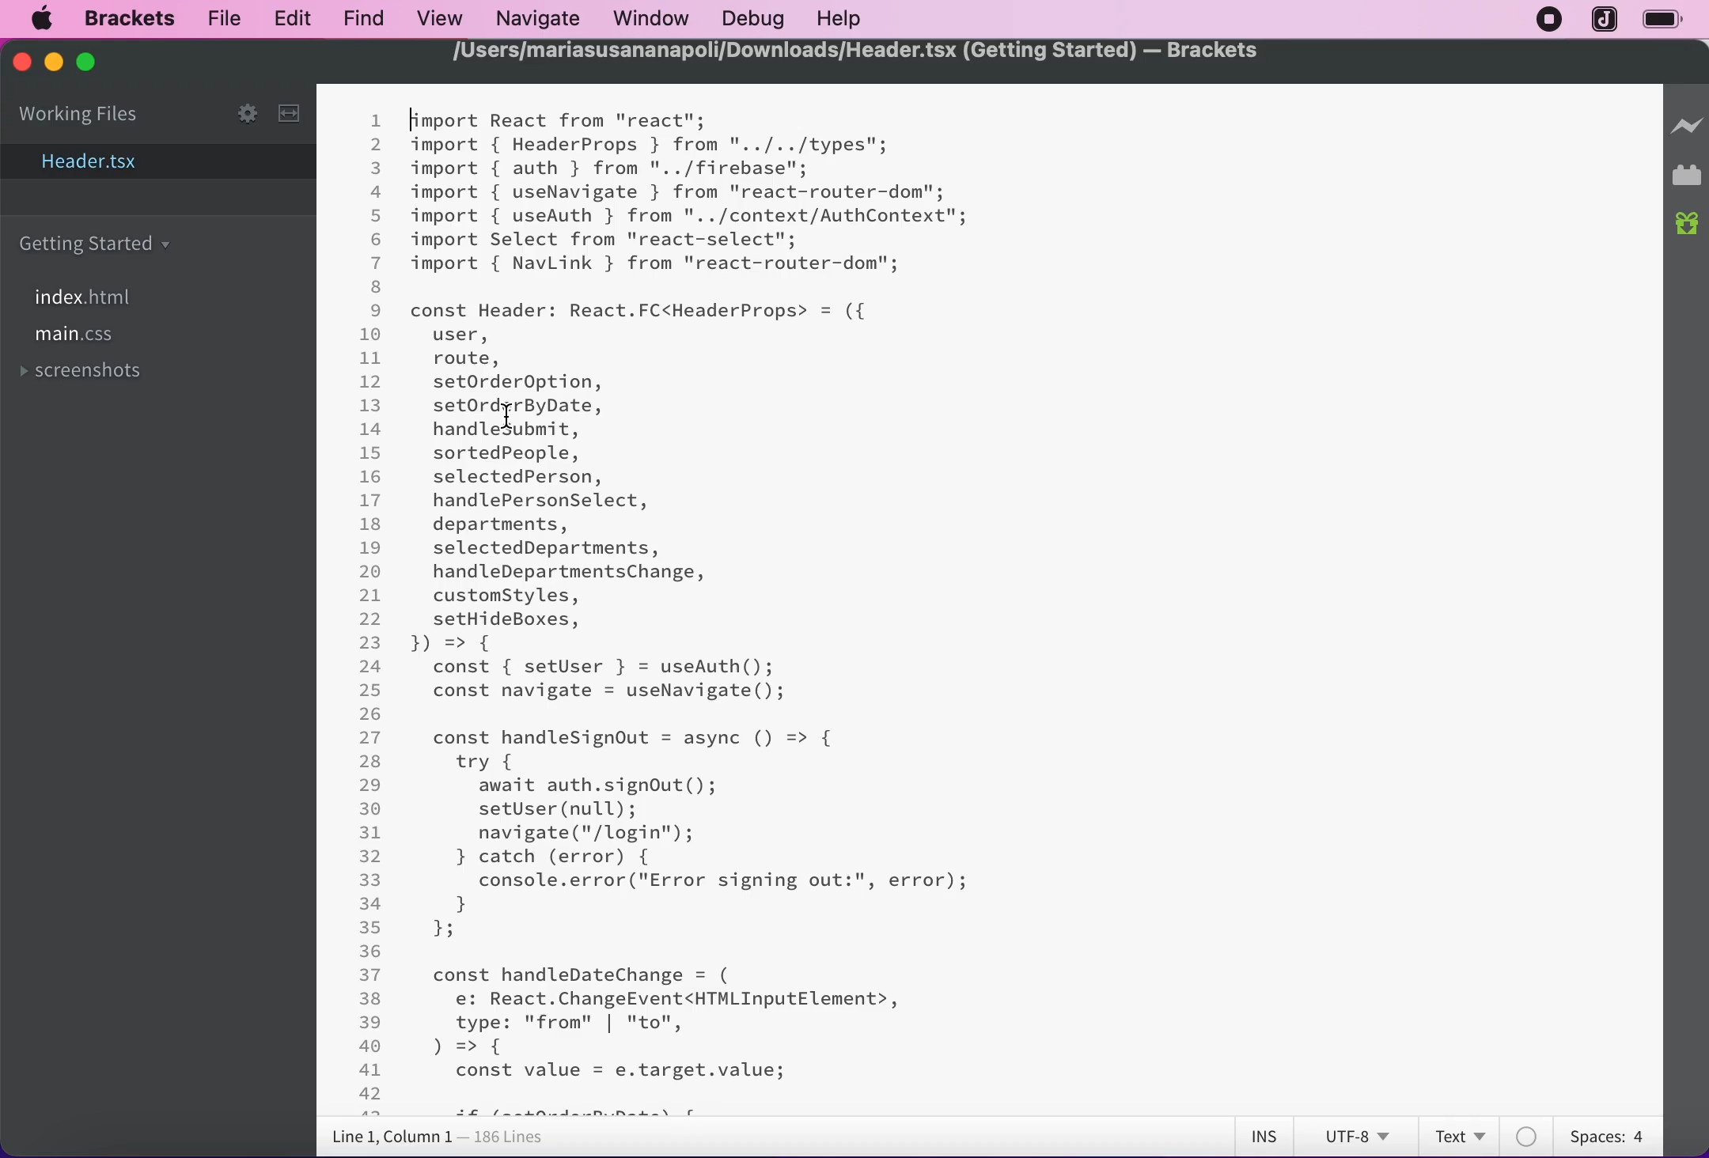  I want to click on new builds of brackets, so click(1688, 225).